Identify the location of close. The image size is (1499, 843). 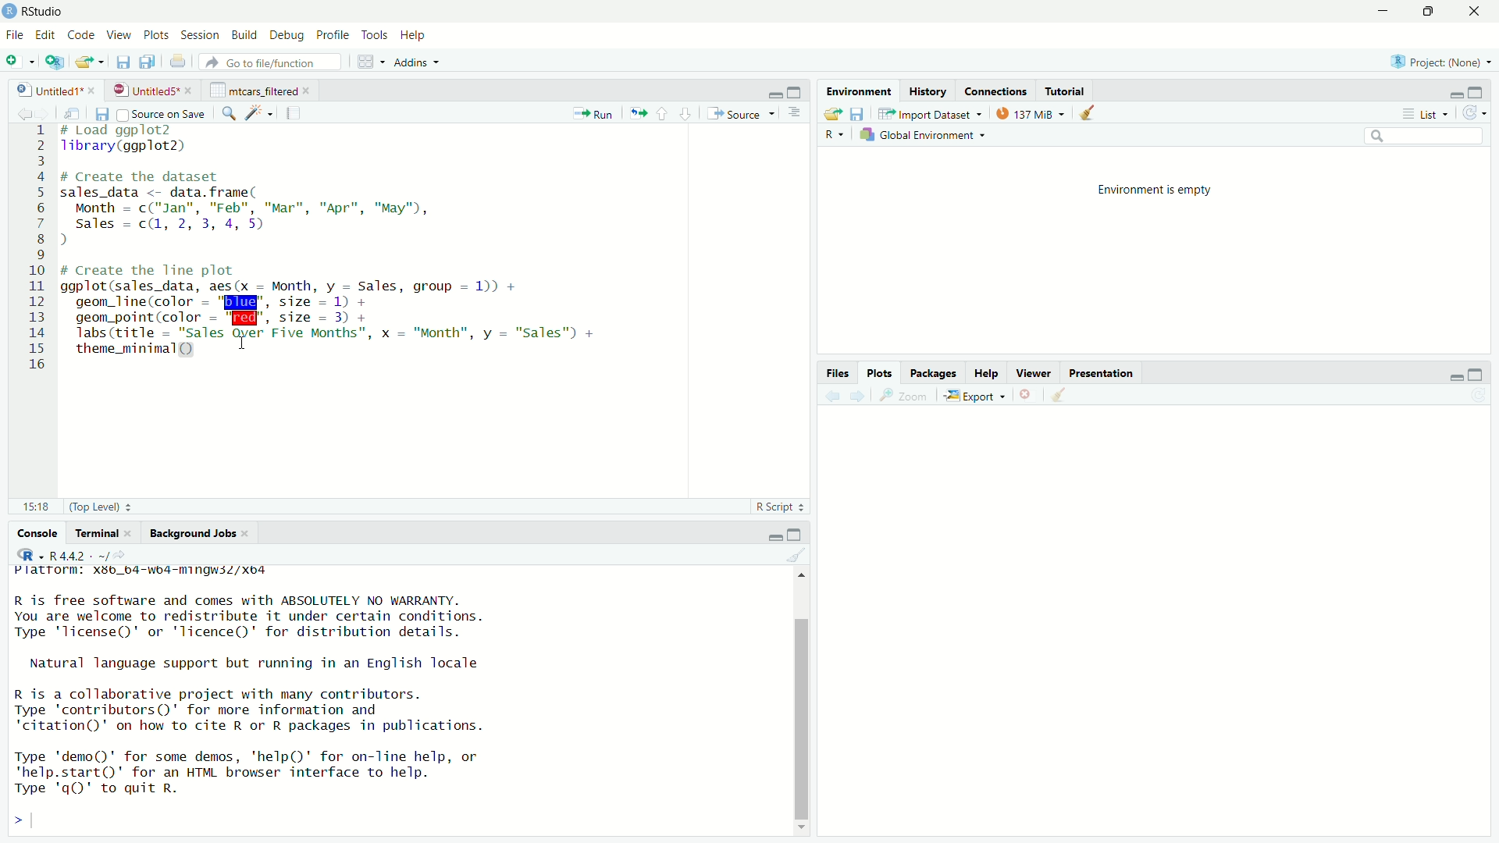
(1477, 11).